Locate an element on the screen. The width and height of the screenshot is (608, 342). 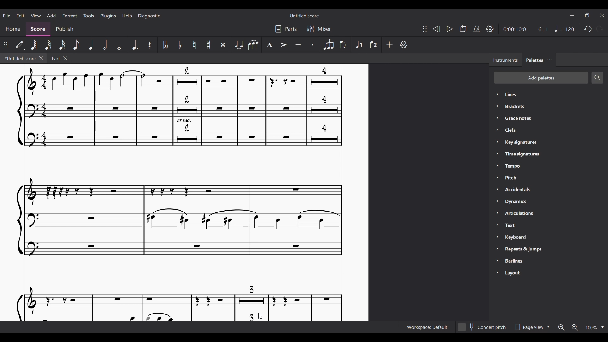
Close interface is located at coordinates (602, 16).